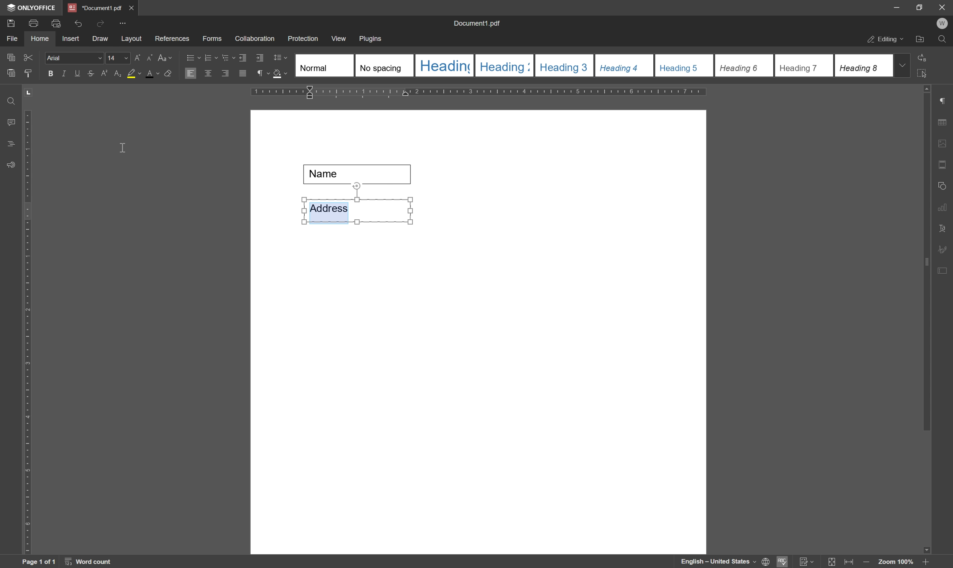 This screenshot has height=568, width=953. What do you see at coordinates (27, 330) in the screenshot?
I see `ruler` at bounding box center [27, 330].